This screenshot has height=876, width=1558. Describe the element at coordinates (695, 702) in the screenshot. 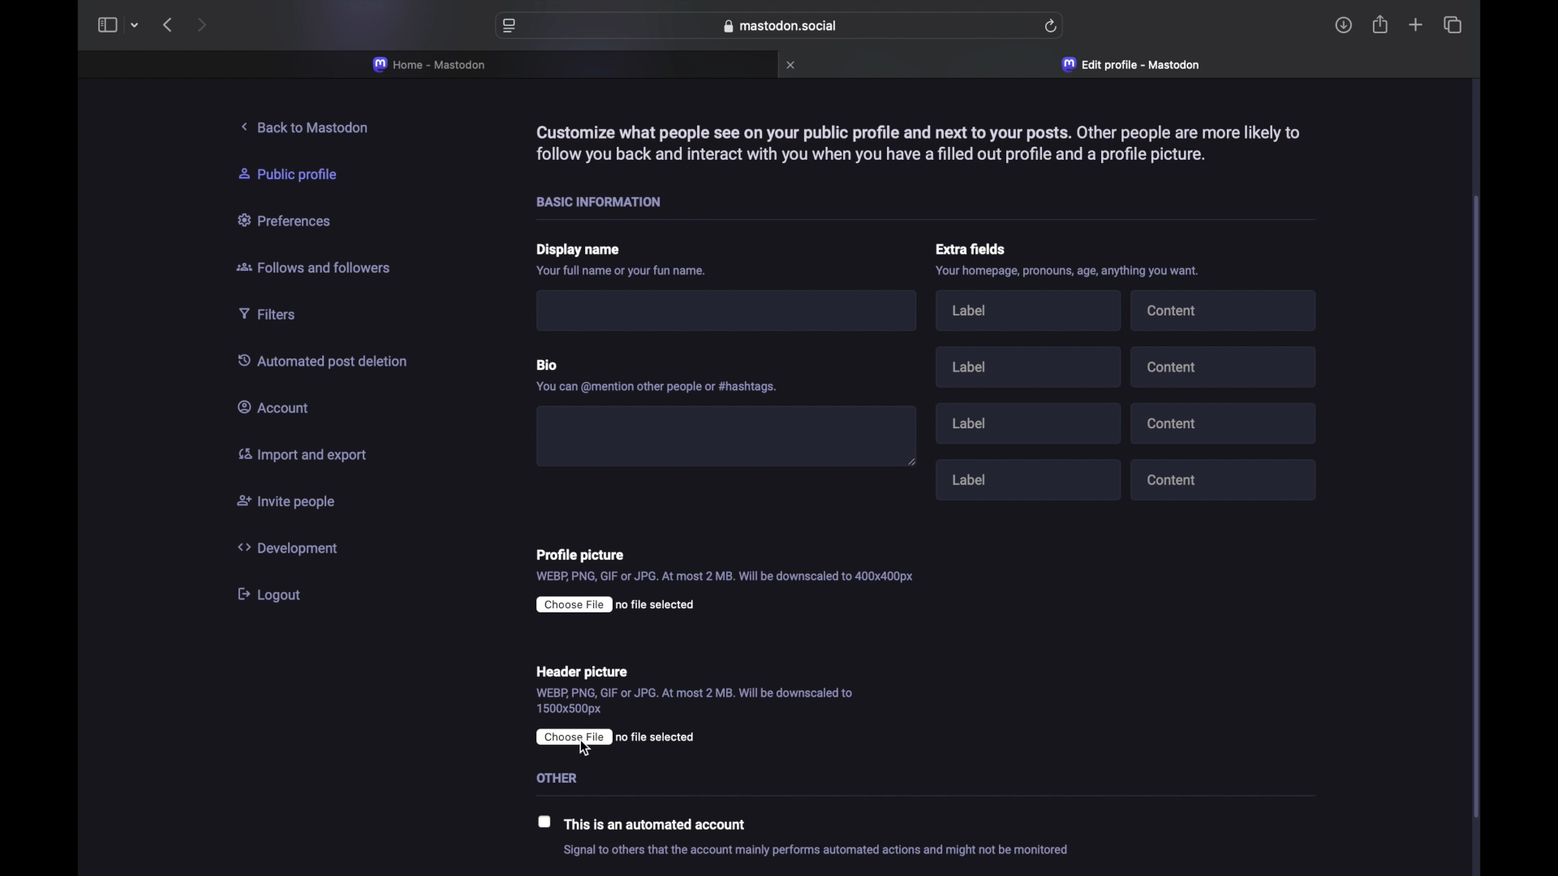

I see `WEBP, PNG, GIF or JPG. At most 2 MB. Will be downscaled to
1500x500px` at that location.